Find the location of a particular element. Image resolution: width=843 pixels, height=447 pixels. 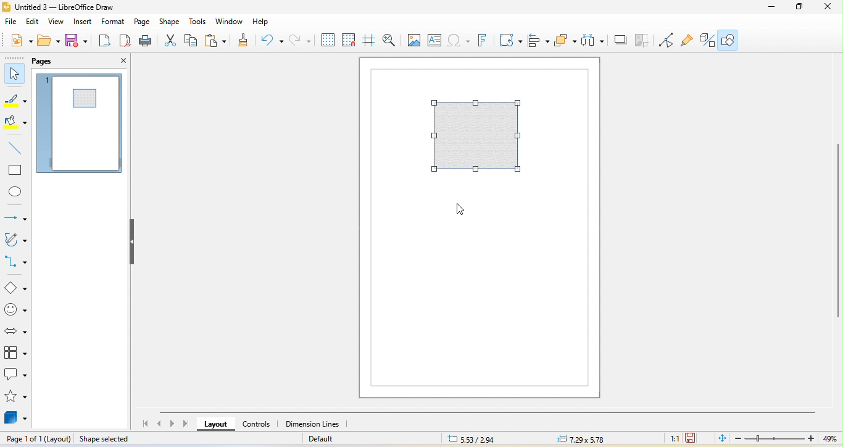

controls is located at coordinates (260, 425).